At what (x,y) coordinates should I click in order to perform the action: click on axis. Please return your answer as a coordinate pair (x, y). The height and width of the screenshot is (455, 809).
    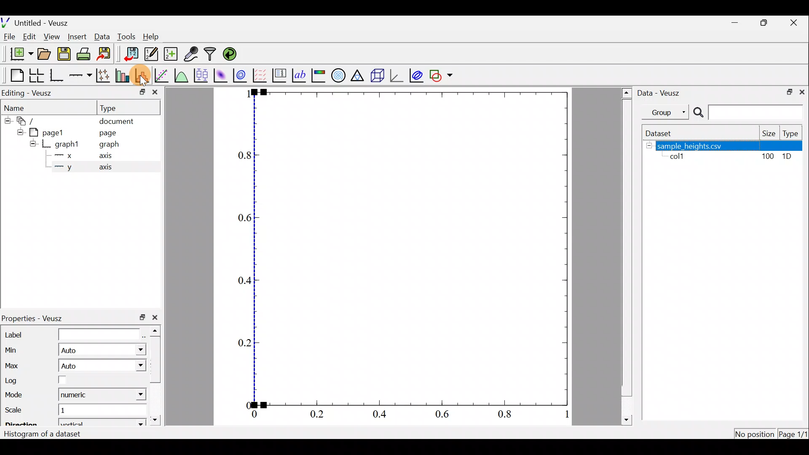
    Looking at the image, I should click on (103, 155).